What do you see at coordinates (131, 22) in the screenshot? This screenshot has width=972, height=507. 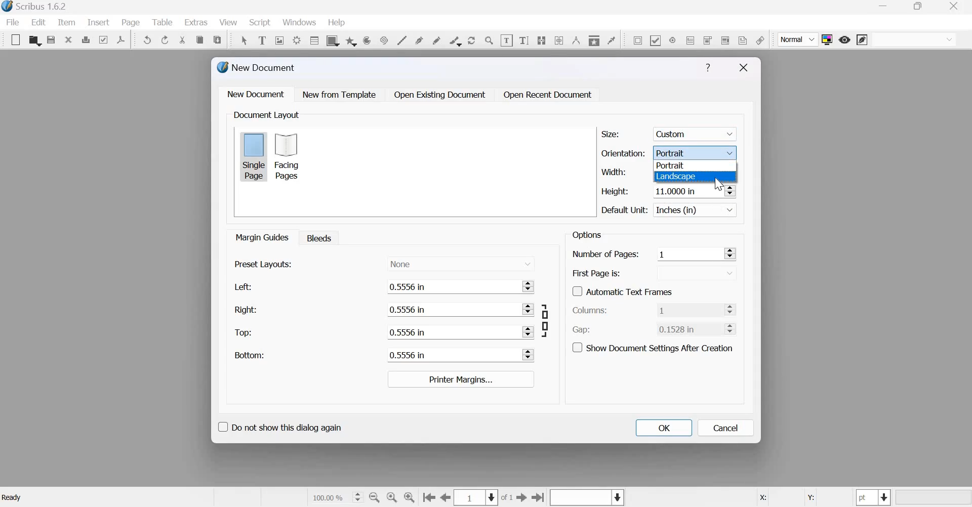 I see `page` at bounding box center [131, 22].